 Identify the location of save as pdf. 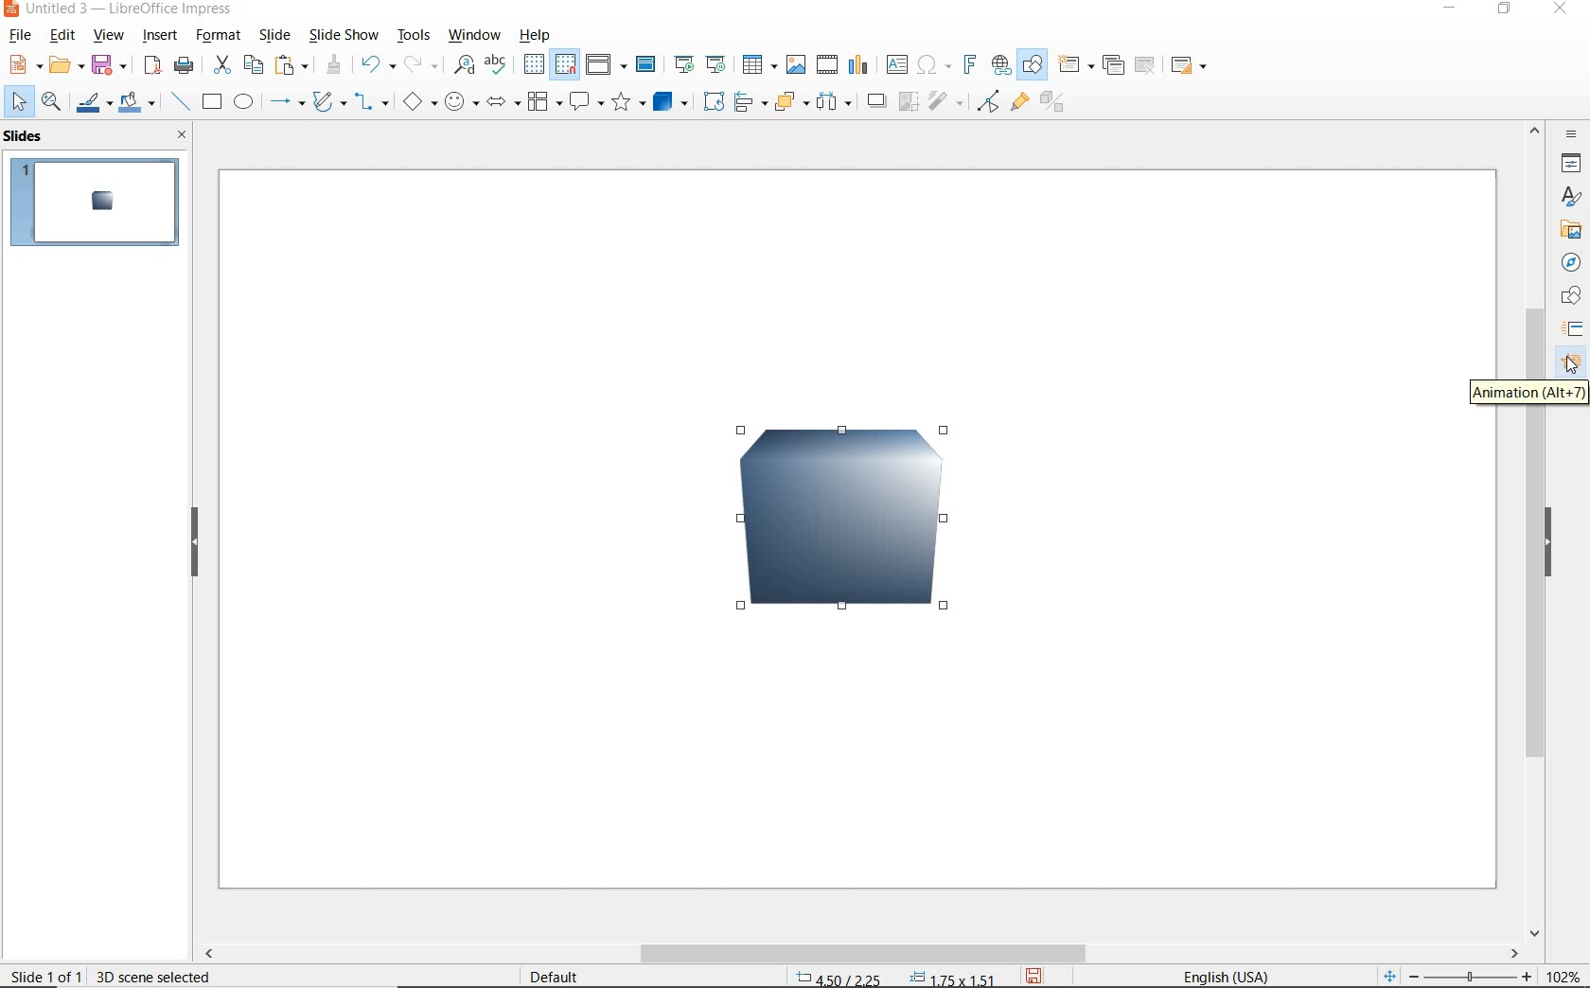
(150, 65).